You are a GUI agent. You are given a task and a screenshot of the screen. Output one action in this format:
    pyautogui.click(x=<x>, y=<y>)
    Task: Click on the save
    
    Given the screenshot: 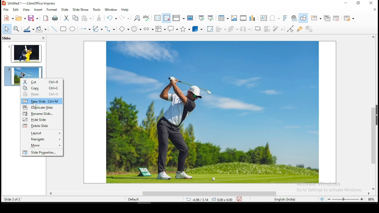 What is the action you would take?
    pyautogui.click(x=240, y=199)
    